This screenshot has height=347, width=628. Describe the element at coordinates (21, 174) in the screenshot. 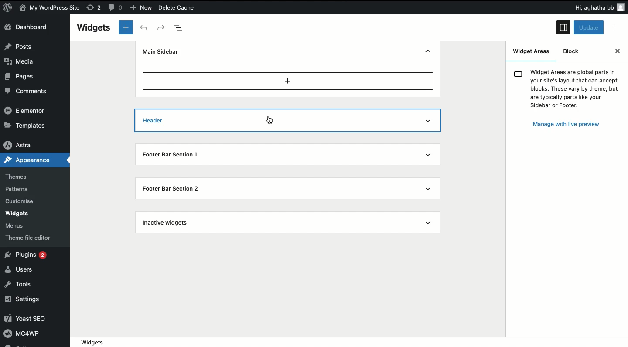

I see `Themes` at that location.